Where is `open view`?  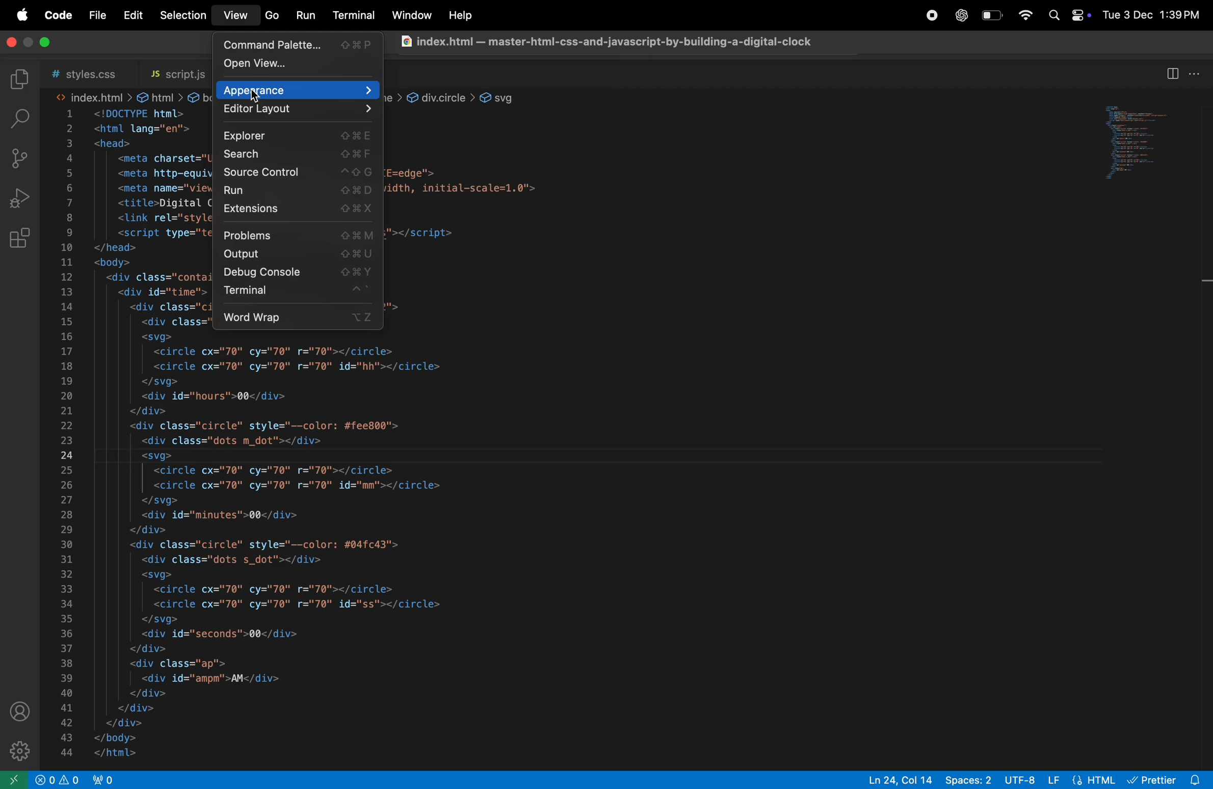 open view is located at coordinates (301, 66).